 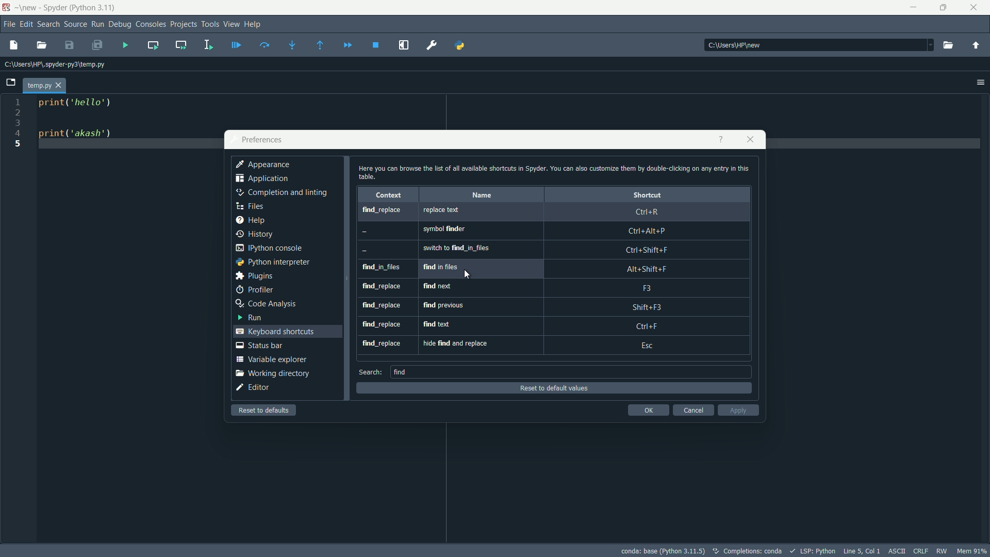 What do you see at coordinates (275, 249) in the screenshot?
I see `python console` at bounding box center [275, 249].